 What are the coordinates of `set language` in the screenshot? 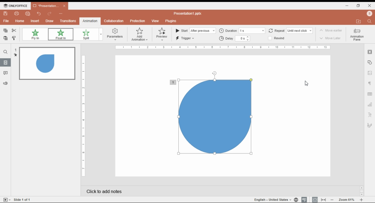 It's located at (296, 200).